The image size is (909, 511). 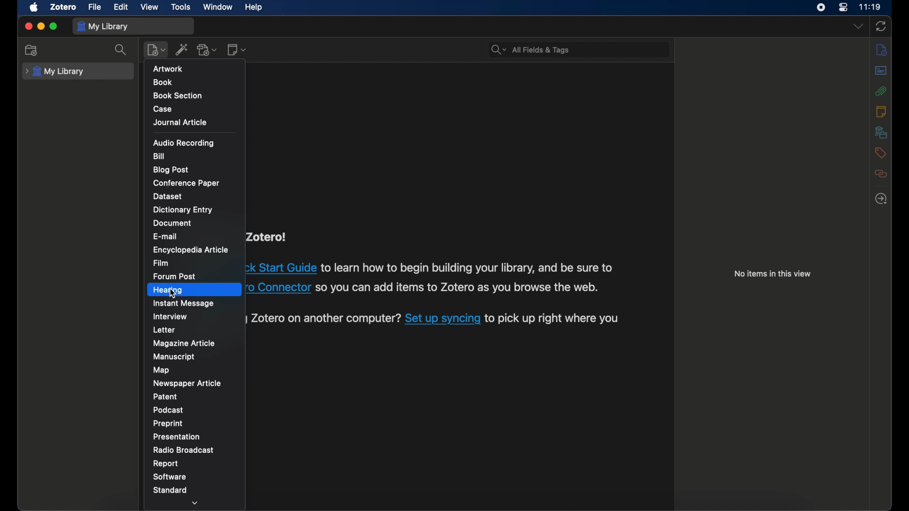 What do you see at coordinates (858, 26) in the screenshot?
I see `dropdown` at bounding box center [858, 26].